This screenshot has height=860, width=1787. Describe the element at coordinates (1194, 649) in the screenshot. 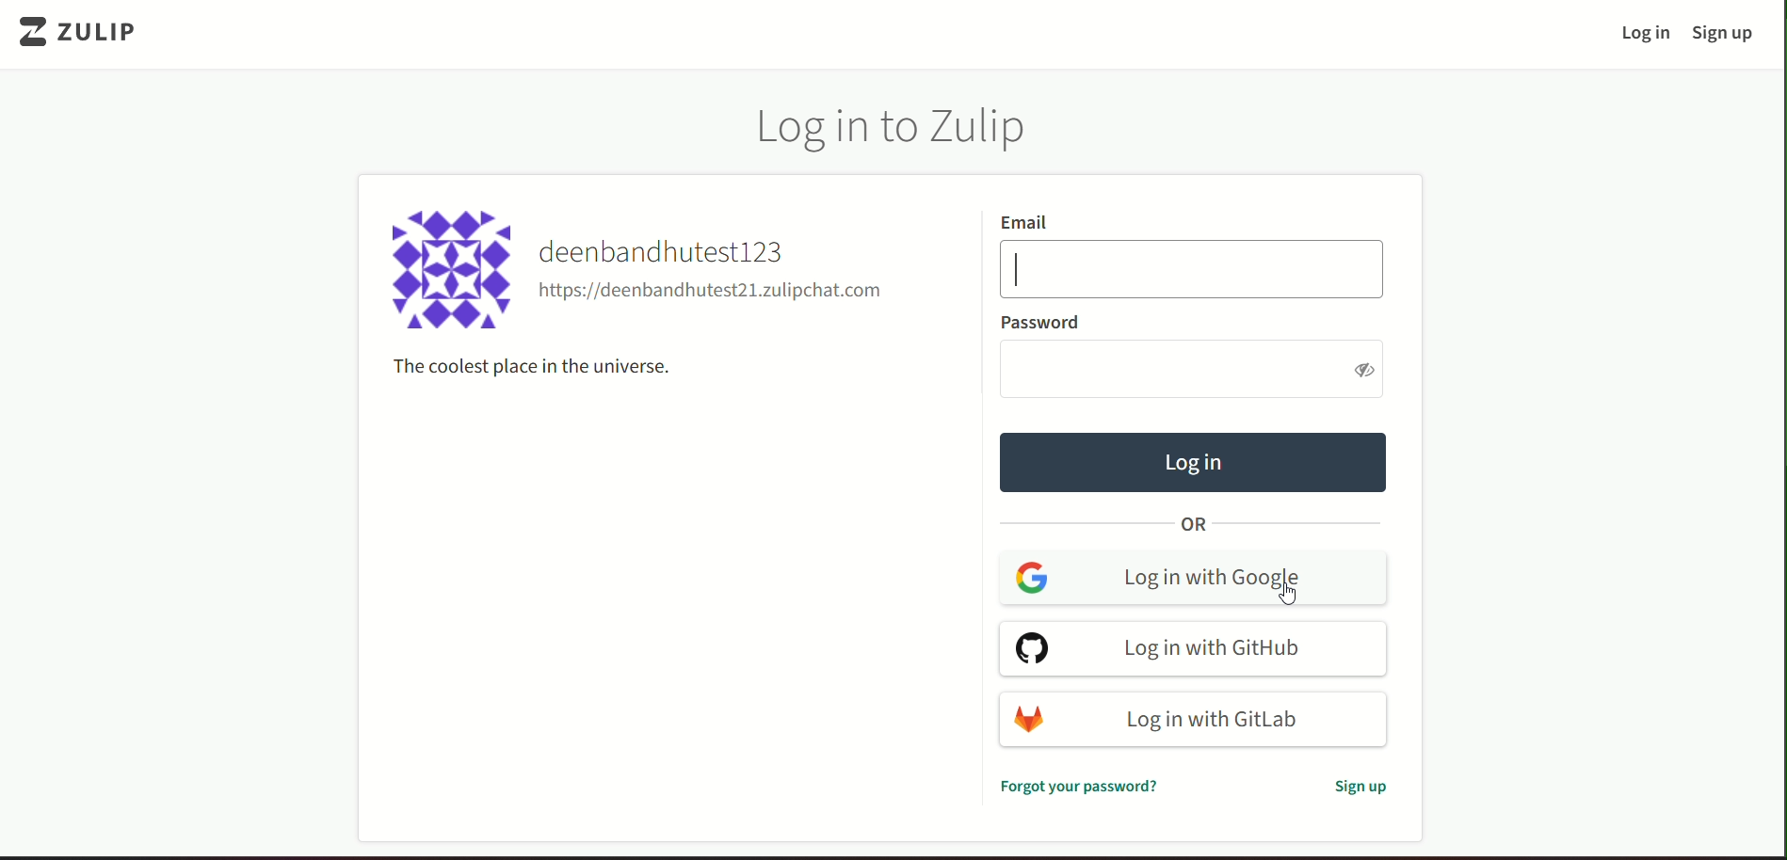

I see `button` at that location.